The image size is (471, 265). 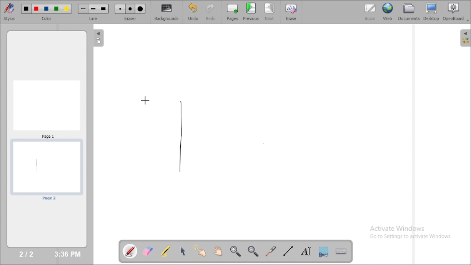 I want to click on color, so click(x=48, y=19).